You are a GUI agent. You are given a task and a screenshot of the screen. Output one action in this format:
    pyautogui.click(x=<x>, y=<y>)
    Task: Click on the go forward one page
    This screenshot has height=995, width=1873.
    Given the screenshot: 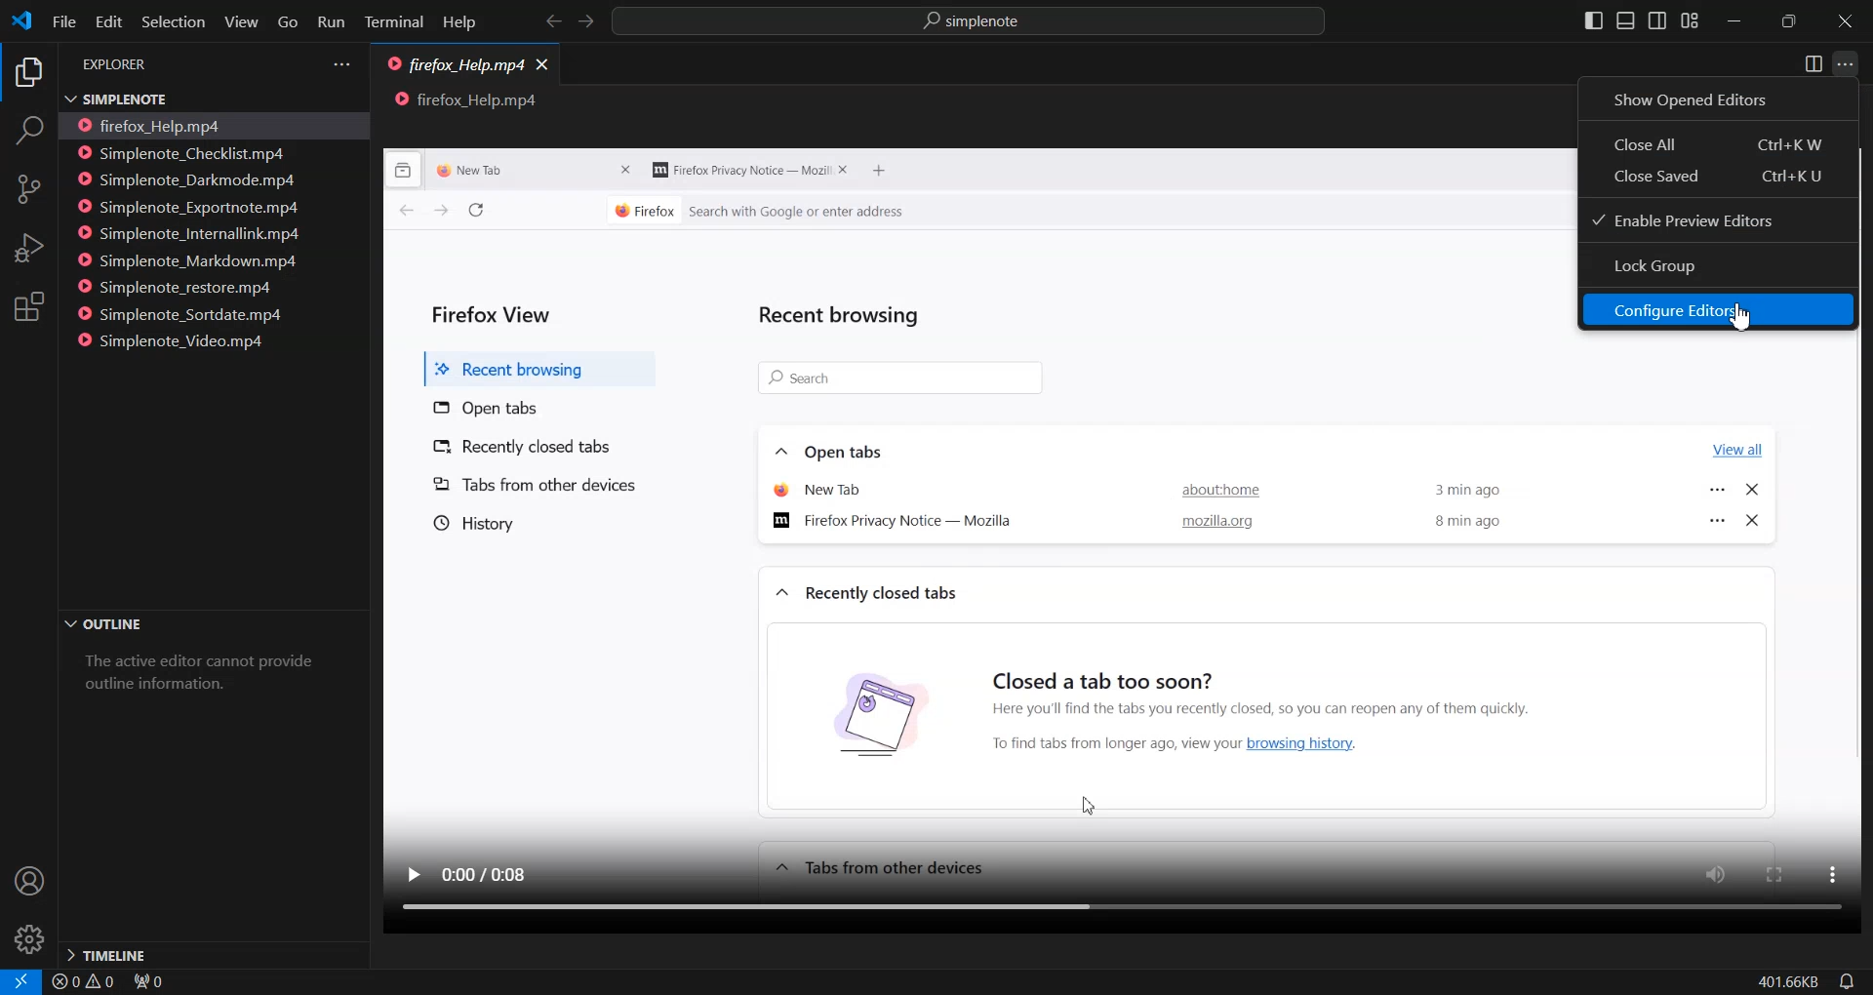 What is the action you would take?
    pyautogui.click(x=440, y=214)
    